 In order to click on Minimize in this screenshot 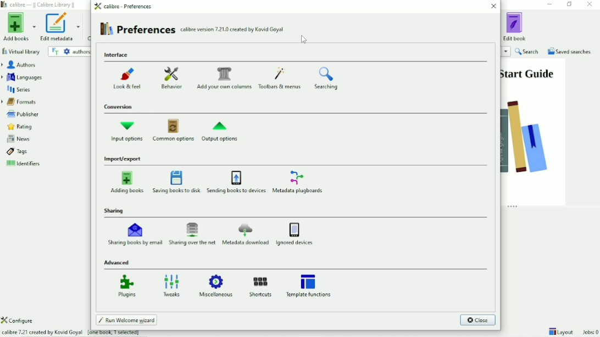, I will do `click(551, 4)`.